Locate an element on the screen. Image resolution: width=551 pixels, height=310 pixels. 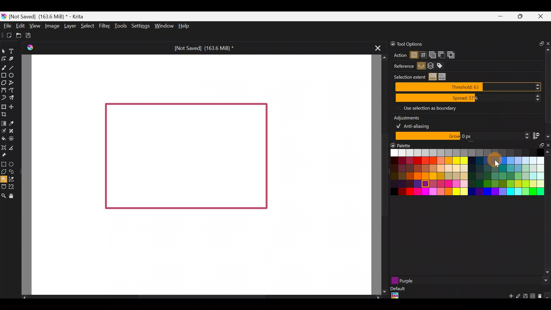
Similar colour selection tool is located at coordinates (16, 179).